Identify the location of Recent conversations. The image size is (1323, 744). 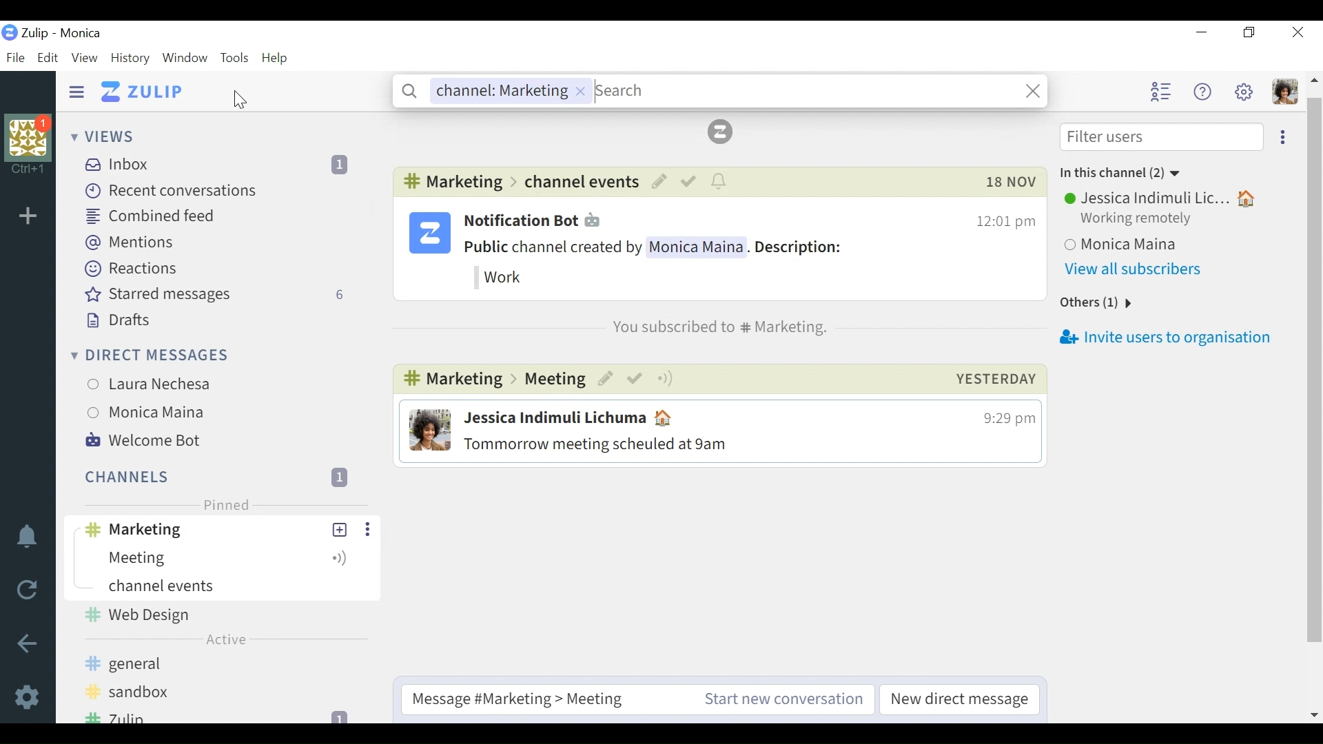
(169, 192).